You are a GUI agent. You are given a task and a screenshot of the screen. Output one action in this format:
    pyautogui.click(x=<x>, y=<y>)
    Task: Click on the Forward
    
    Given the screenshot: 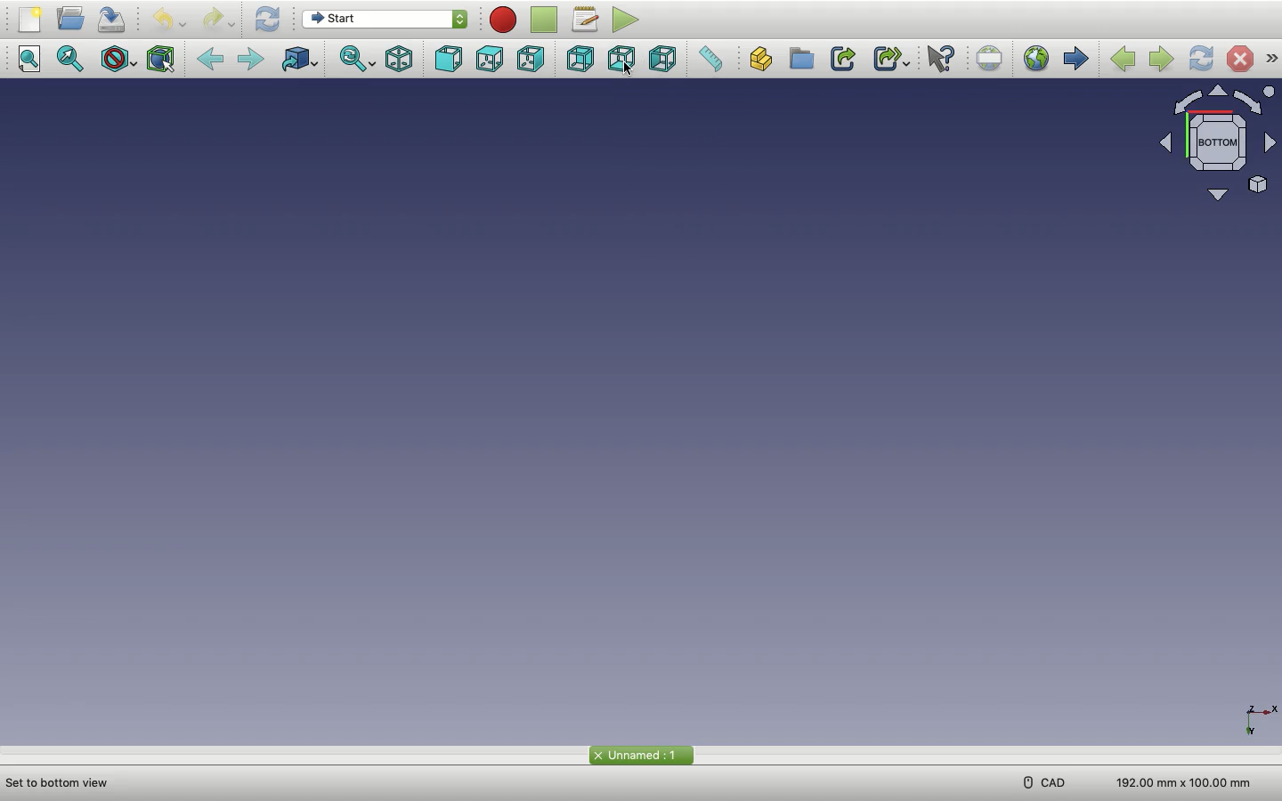 What is the action you would take?
    pyautogui.click(x=256, y=61)
    